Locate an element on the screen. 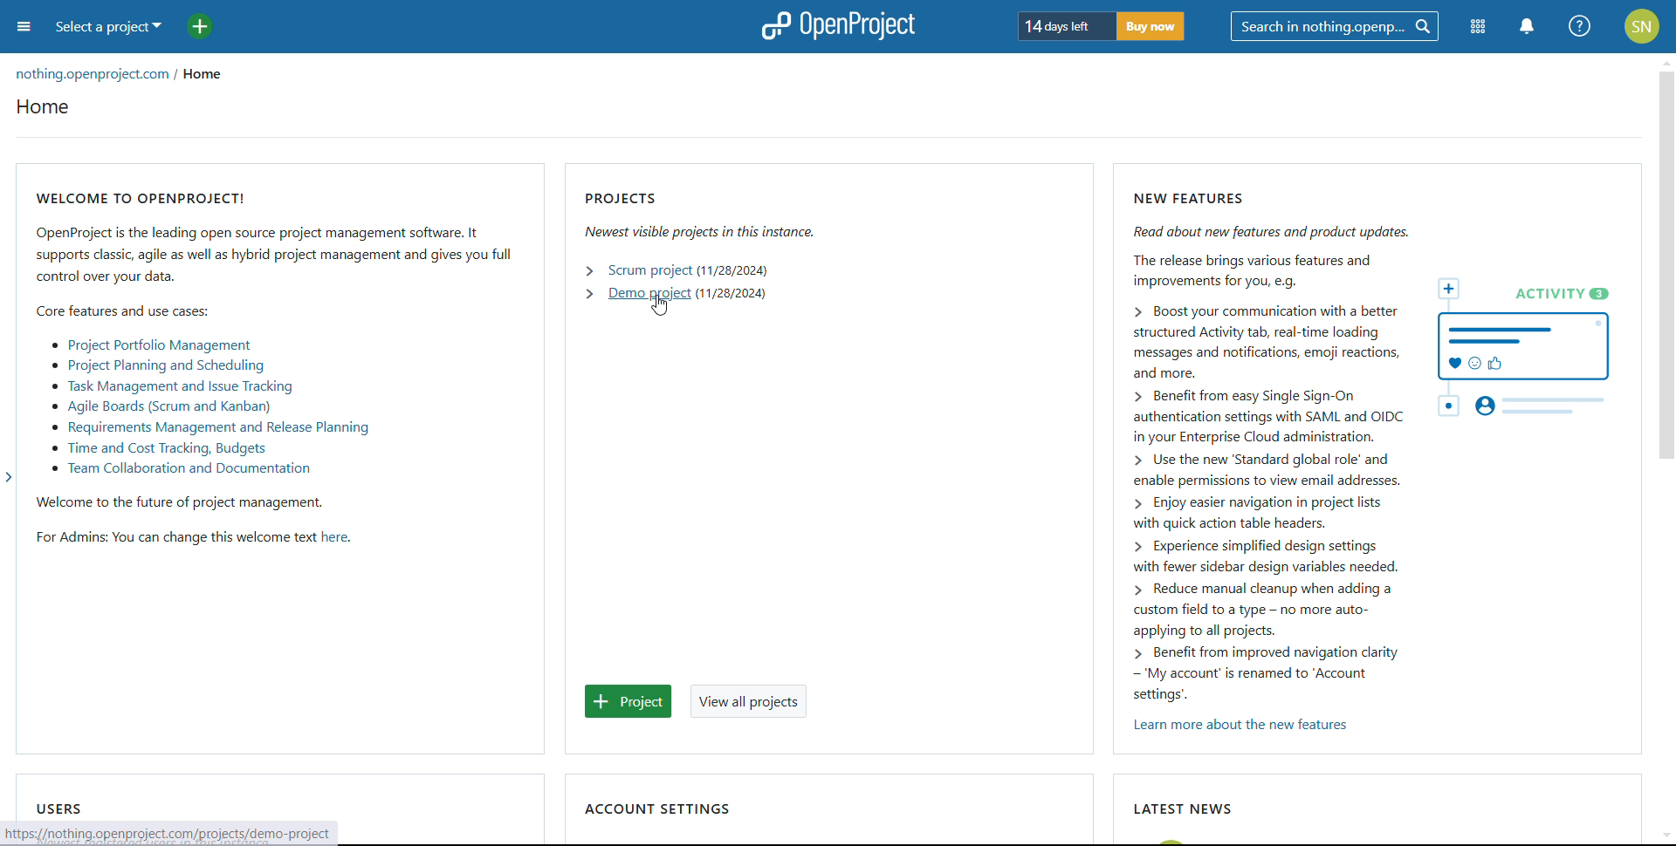 This screenshot has width=1676, height=846. modules is located at coordinates (1475, 28).